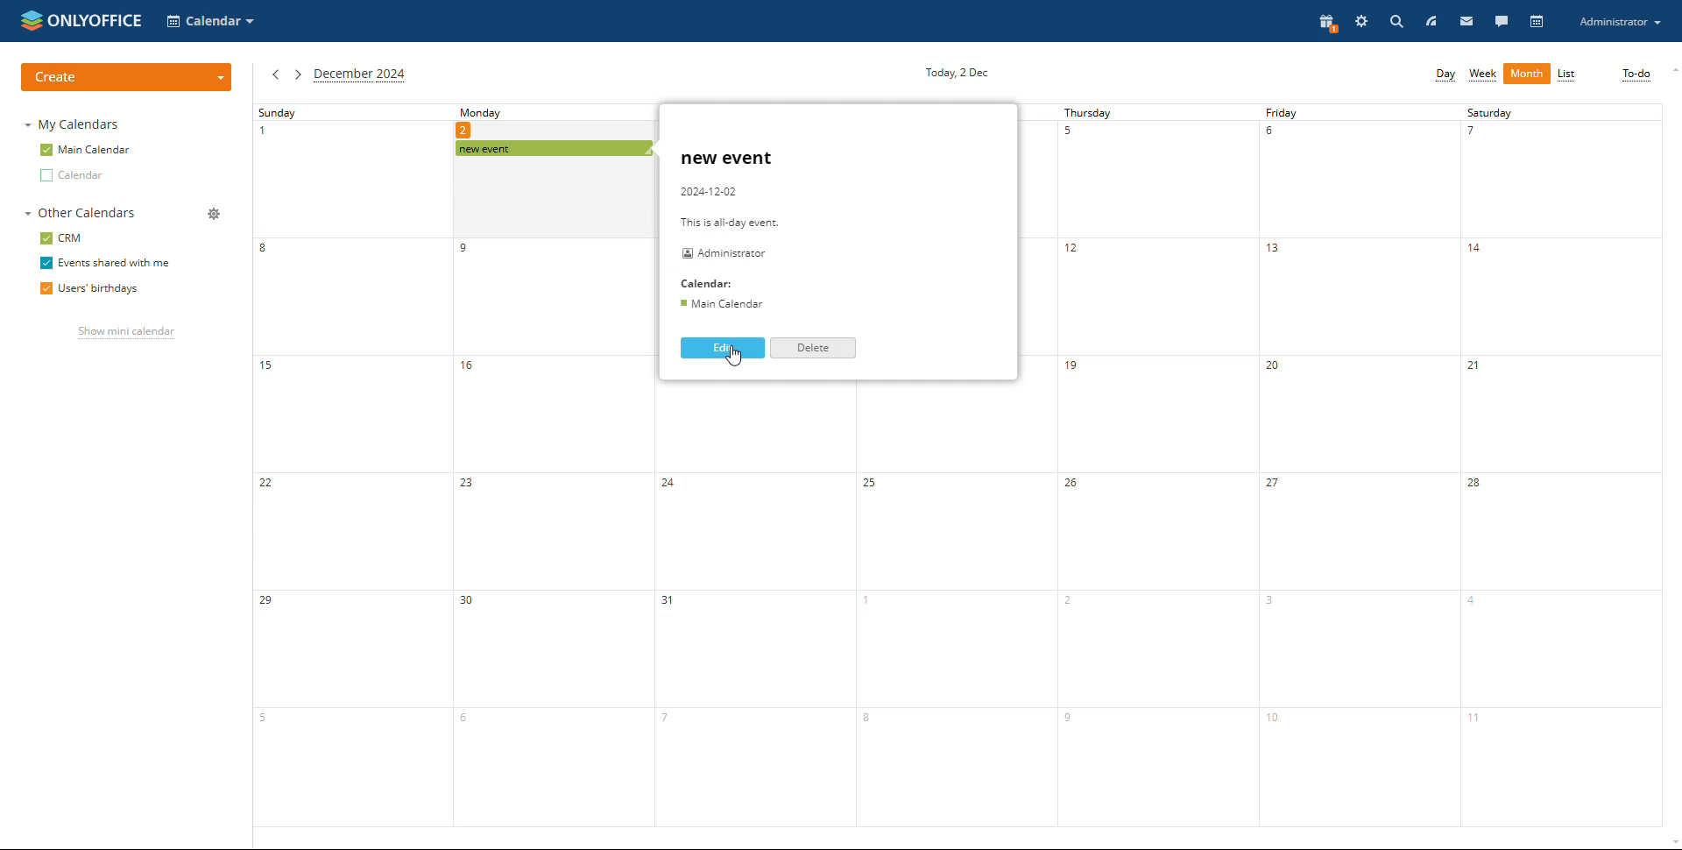  I want to click on events shared with me, so click(105, 263).